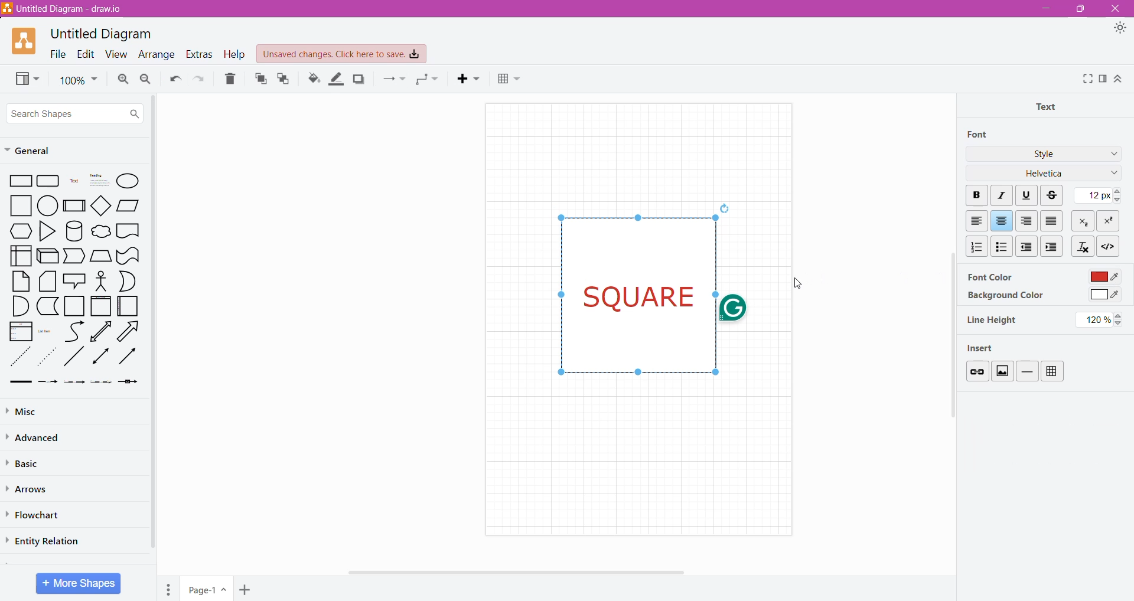  I want to click on Line Color, so click(335, 79).